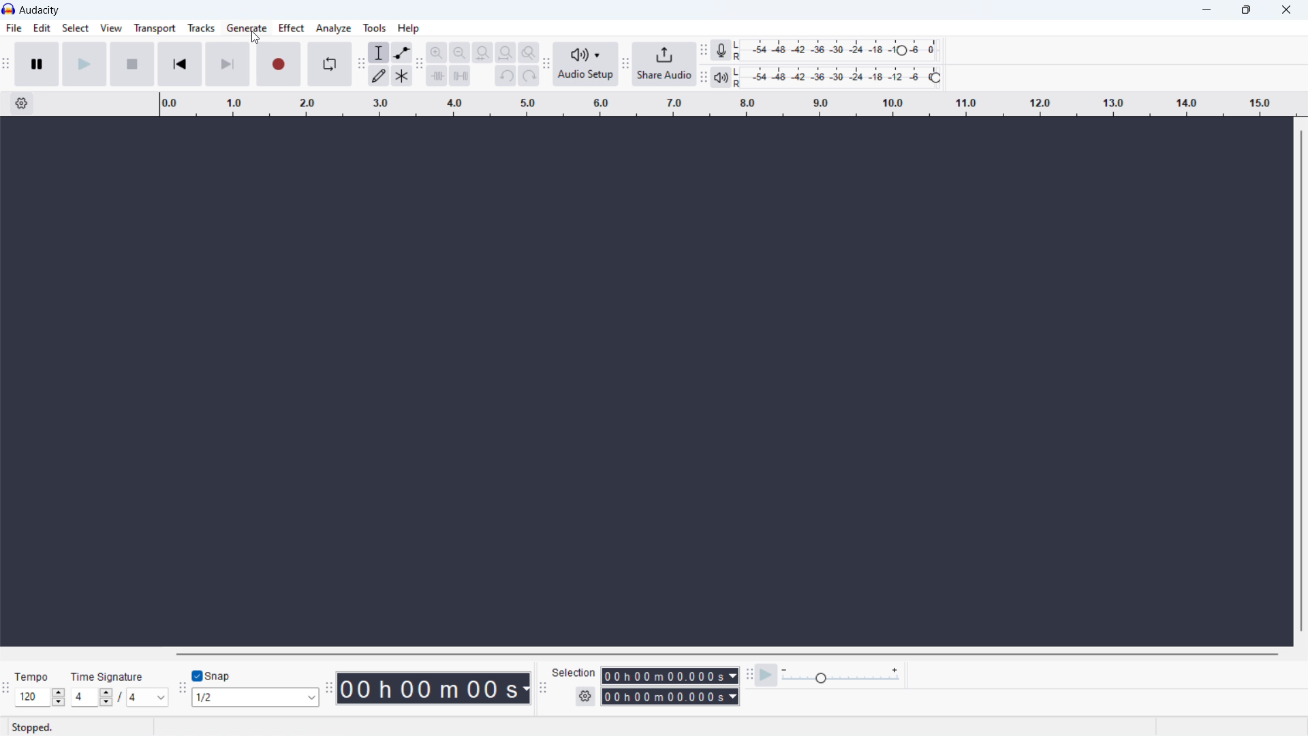 Image resolution: width=1308 pixels, height=736 pixels. I want to click on transport, so click(155, 29).